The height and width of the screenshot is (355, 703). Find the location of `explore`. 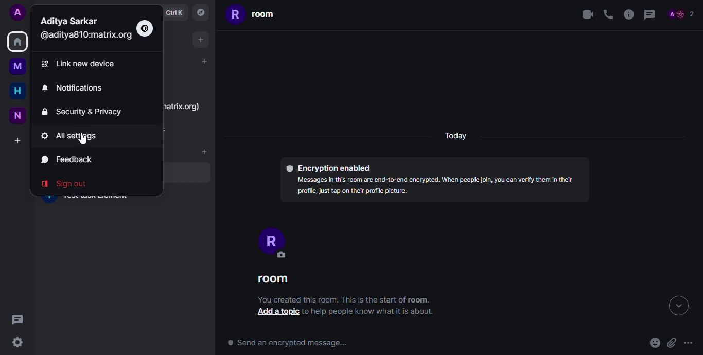

explore is located at coordinates (200, 12).